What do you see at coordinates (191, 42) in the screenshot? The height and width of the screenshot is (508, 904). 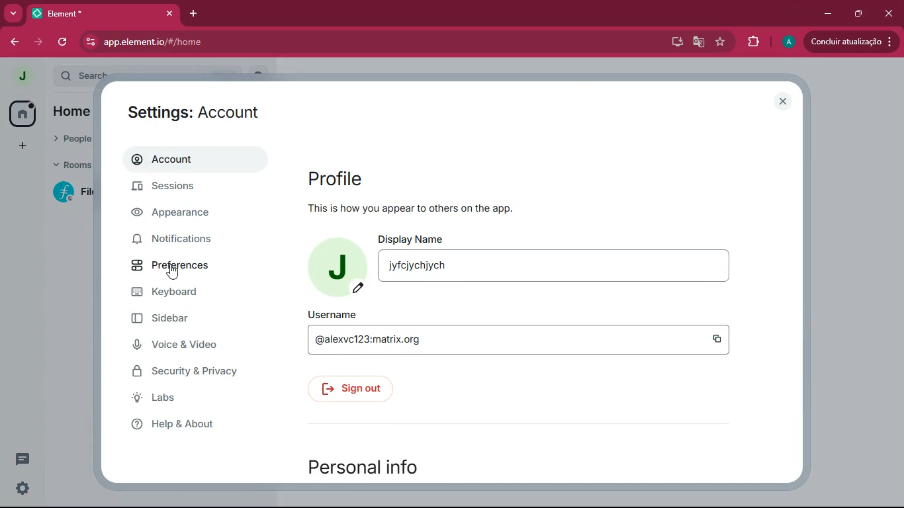 I see `app.element.io/#/home` at bounding box center [191, 42].